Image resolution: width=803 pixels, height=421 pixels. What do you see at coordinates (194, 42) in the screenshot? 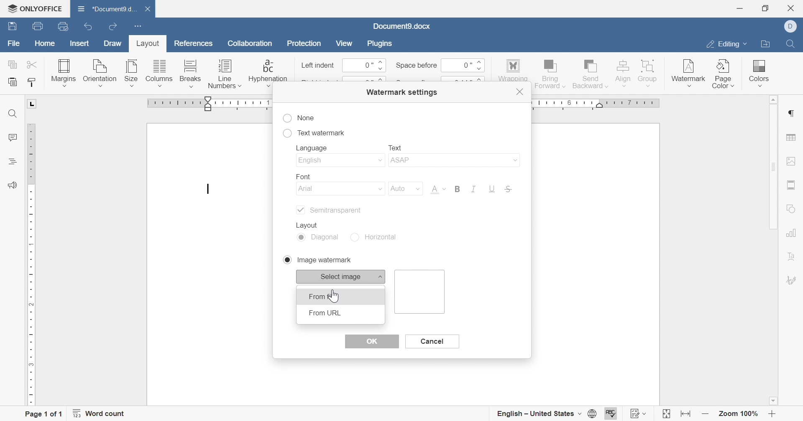
I see `references` at bounding box center [194, 42].